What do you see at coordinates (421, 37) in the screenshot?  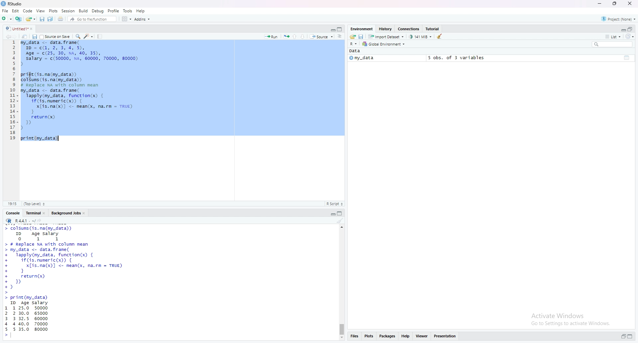 I see `141 MB` at bounding box center [421, 37].